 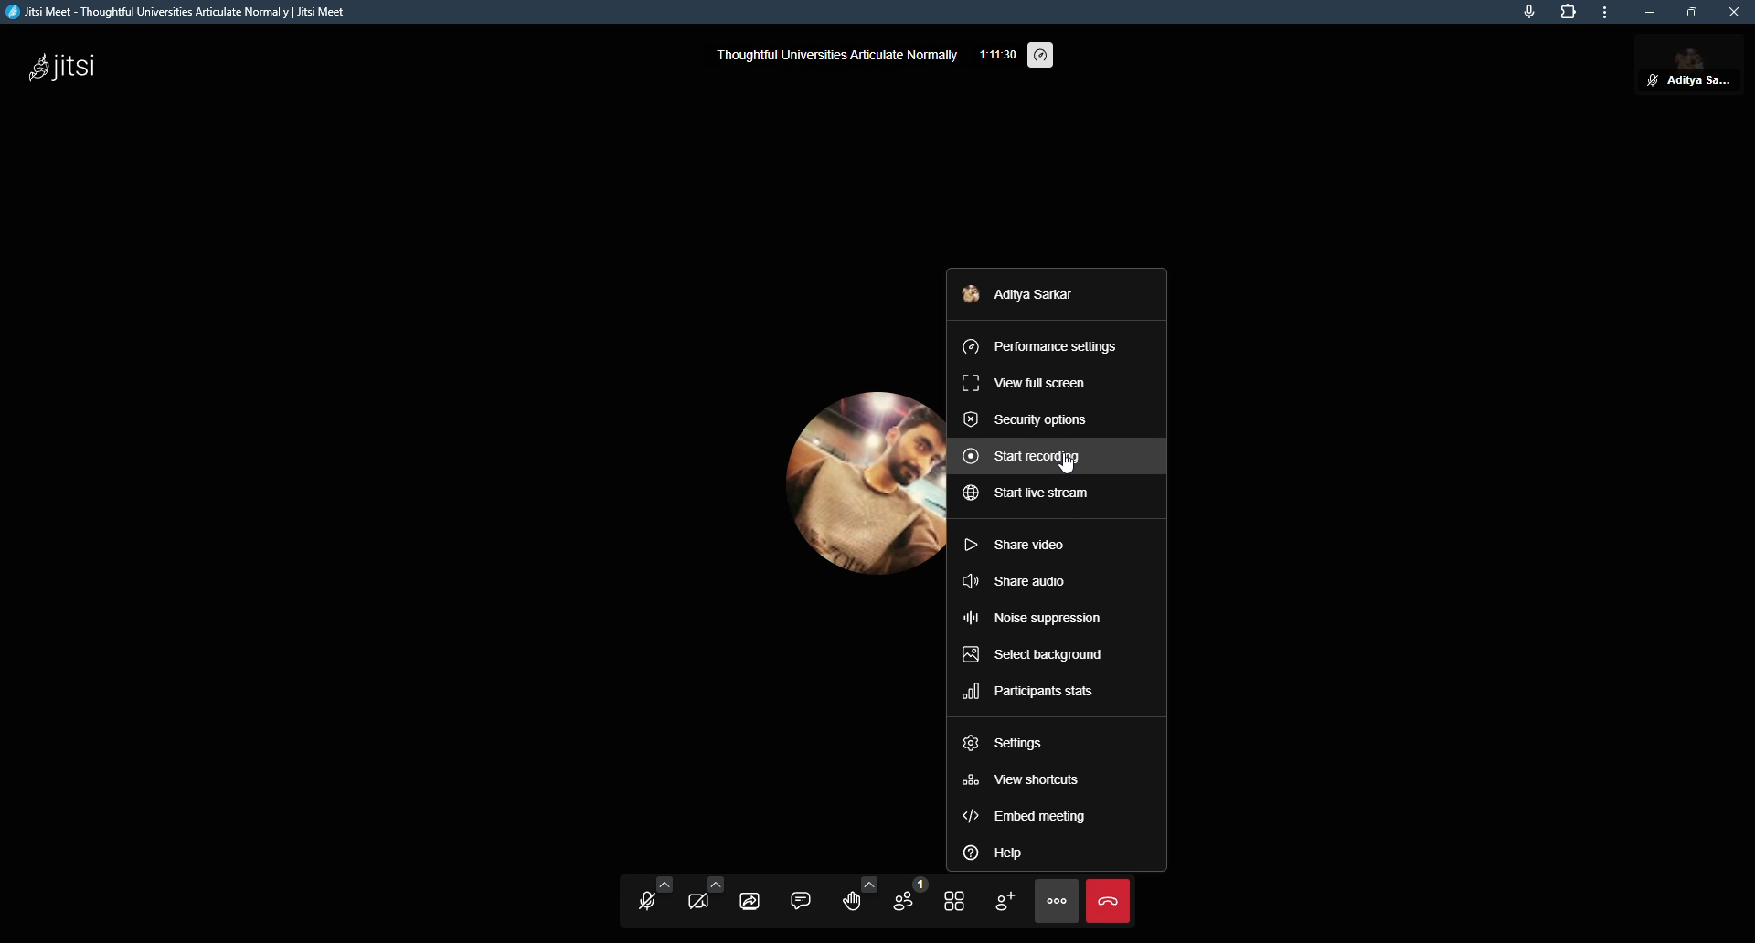 What do you see at coordinates (856, 897) in the screenshot?
I see `raise hand` at bounding box center [856, 897].